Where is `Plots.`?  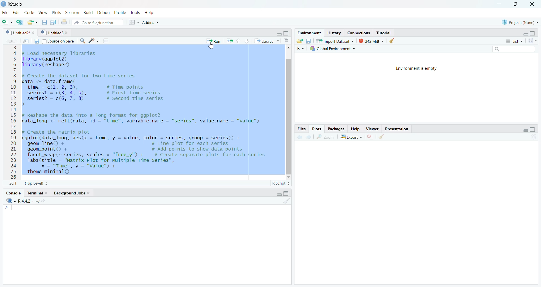 Plots. is located at coordinates (317, 129).